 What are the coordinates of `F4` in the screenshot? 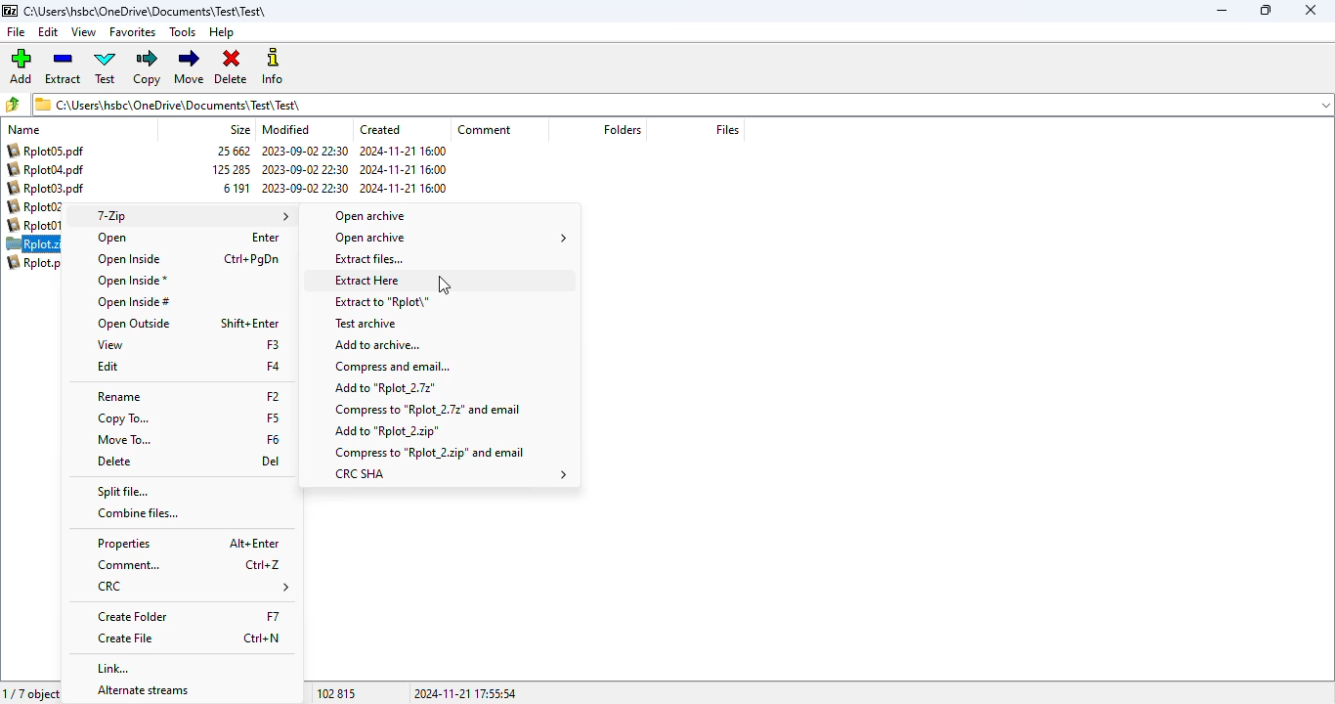 It's located at (274, 366).